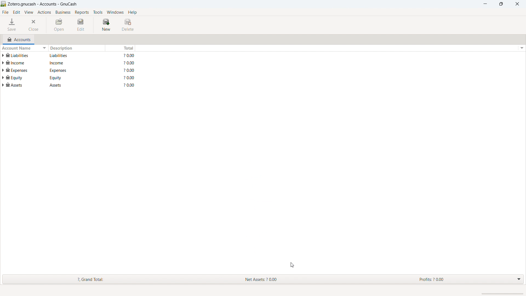 Image resolution: width=526 pixels, height=296 pixels. I want to click on new, so click(105, 24).